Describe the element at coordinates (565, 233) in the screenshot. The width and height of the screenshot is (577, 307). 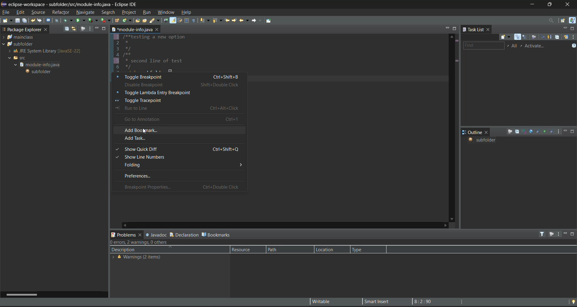
I see `minimize` at that location.